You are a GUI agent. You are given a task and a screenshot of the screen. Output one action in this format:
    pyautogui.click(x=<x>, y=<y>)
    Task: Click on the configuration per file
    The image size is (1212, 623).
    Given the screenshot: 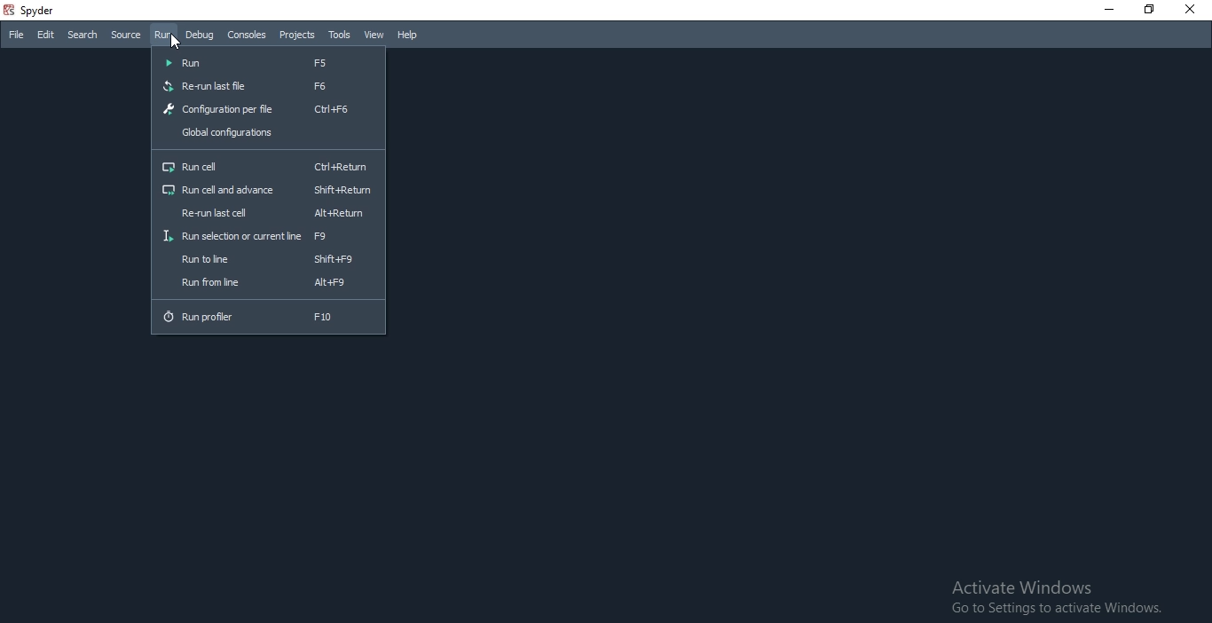 What is the action you would take?
    pyautogui.click(x=265, y=109)
    